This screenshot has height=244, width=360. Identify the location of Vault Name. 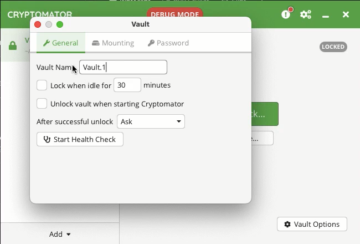
(56, 67).